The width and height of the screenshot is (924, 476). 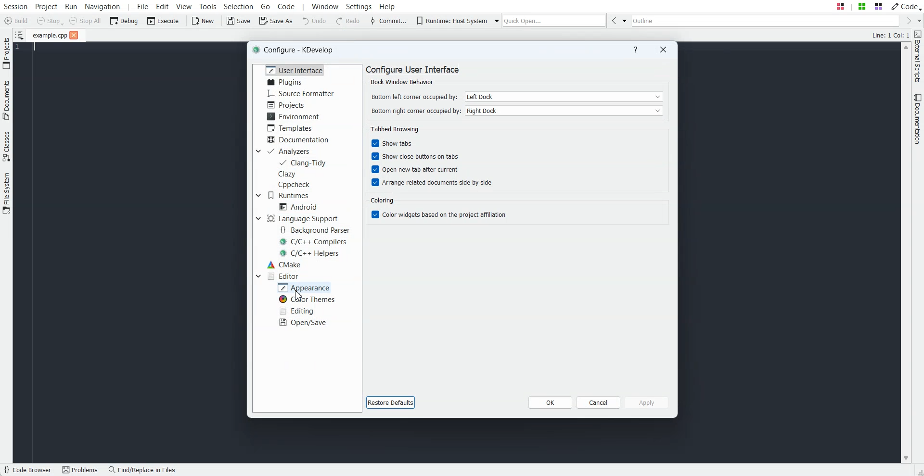 I want to click on Session, so click(x=15, y=6).